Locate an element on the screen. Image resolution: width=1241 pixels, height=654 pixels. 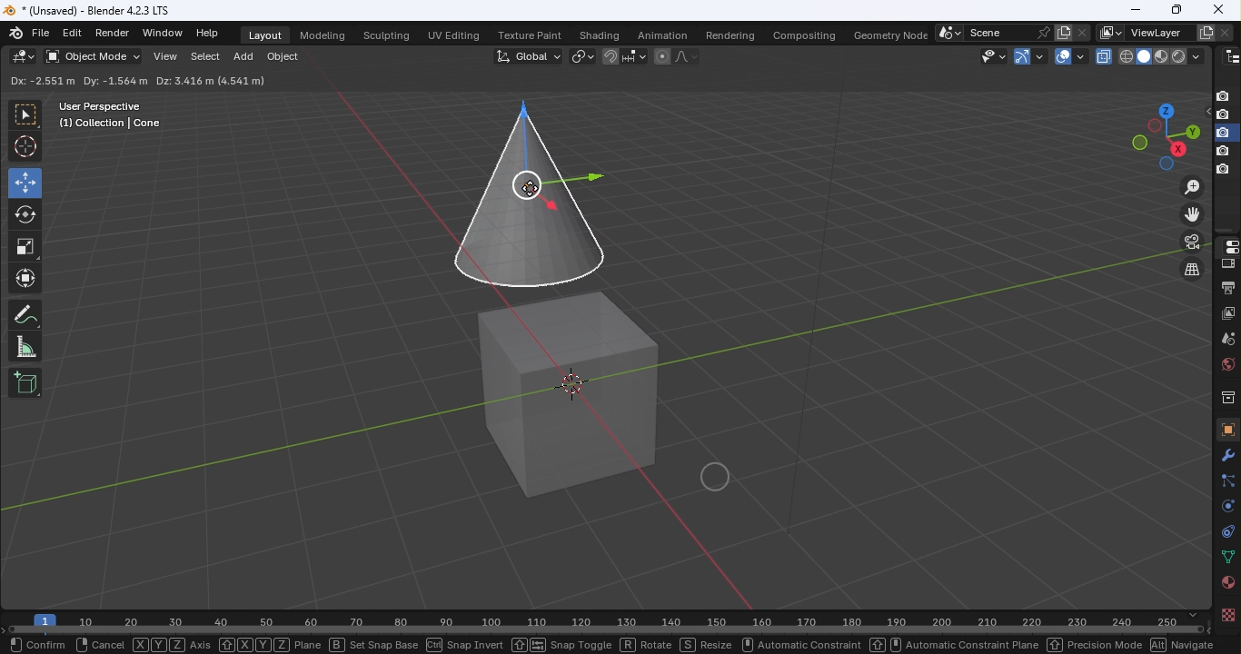
Workspace is located at coordinates (588, 353).